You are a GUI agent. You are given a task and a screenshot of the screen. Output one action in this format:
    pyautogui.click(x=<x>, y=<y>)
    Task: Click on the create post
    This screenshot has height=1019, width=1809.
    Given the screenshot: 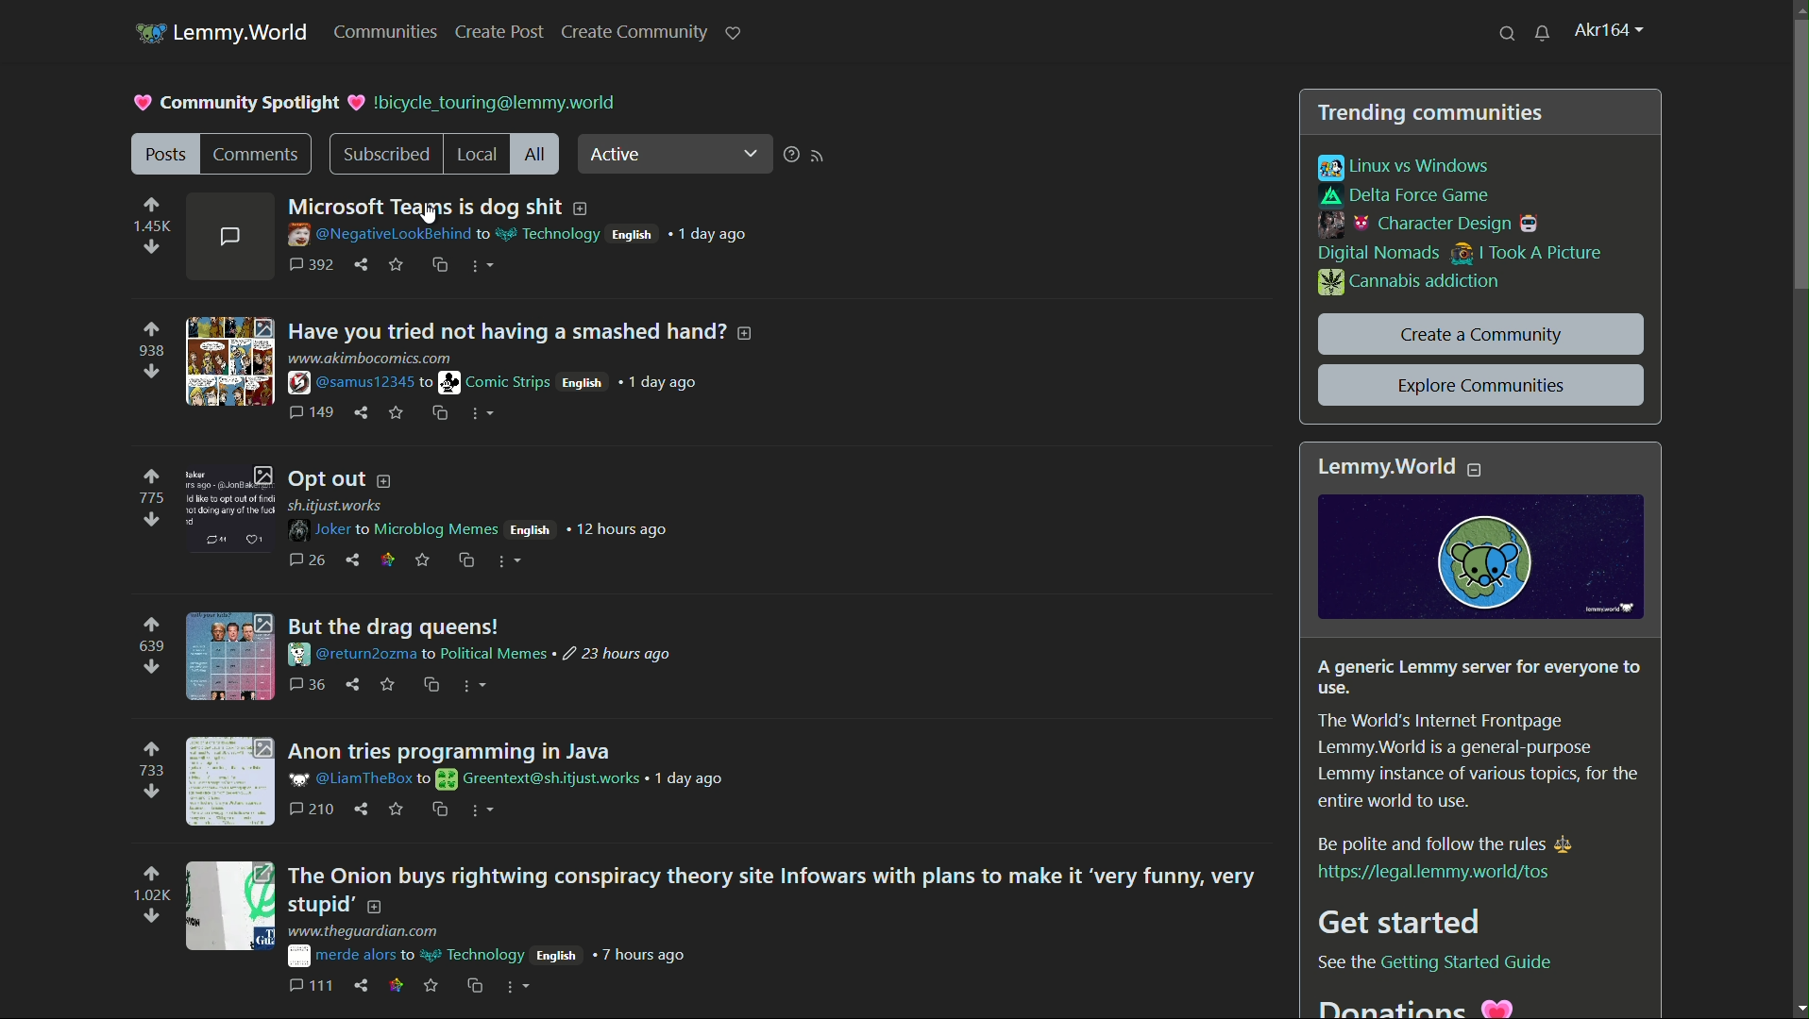 What is the action you would take?
    pyautogui.click(x=501, y=32)
    